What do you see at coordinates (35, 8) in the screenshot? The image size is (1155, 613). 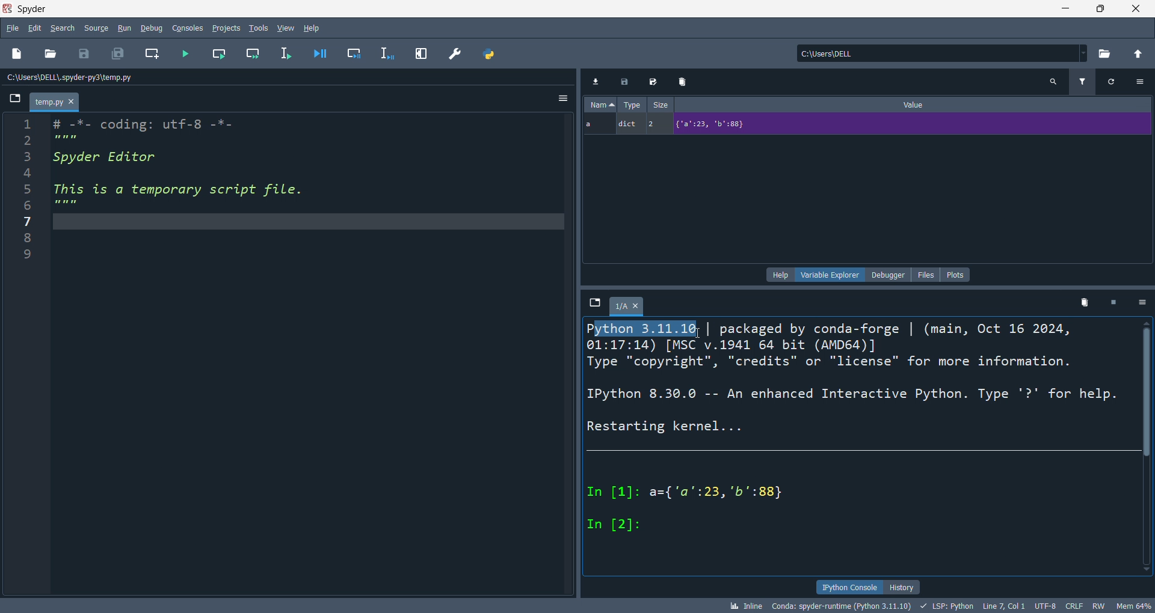 I see `spyder` at bounding box center [35, 8].